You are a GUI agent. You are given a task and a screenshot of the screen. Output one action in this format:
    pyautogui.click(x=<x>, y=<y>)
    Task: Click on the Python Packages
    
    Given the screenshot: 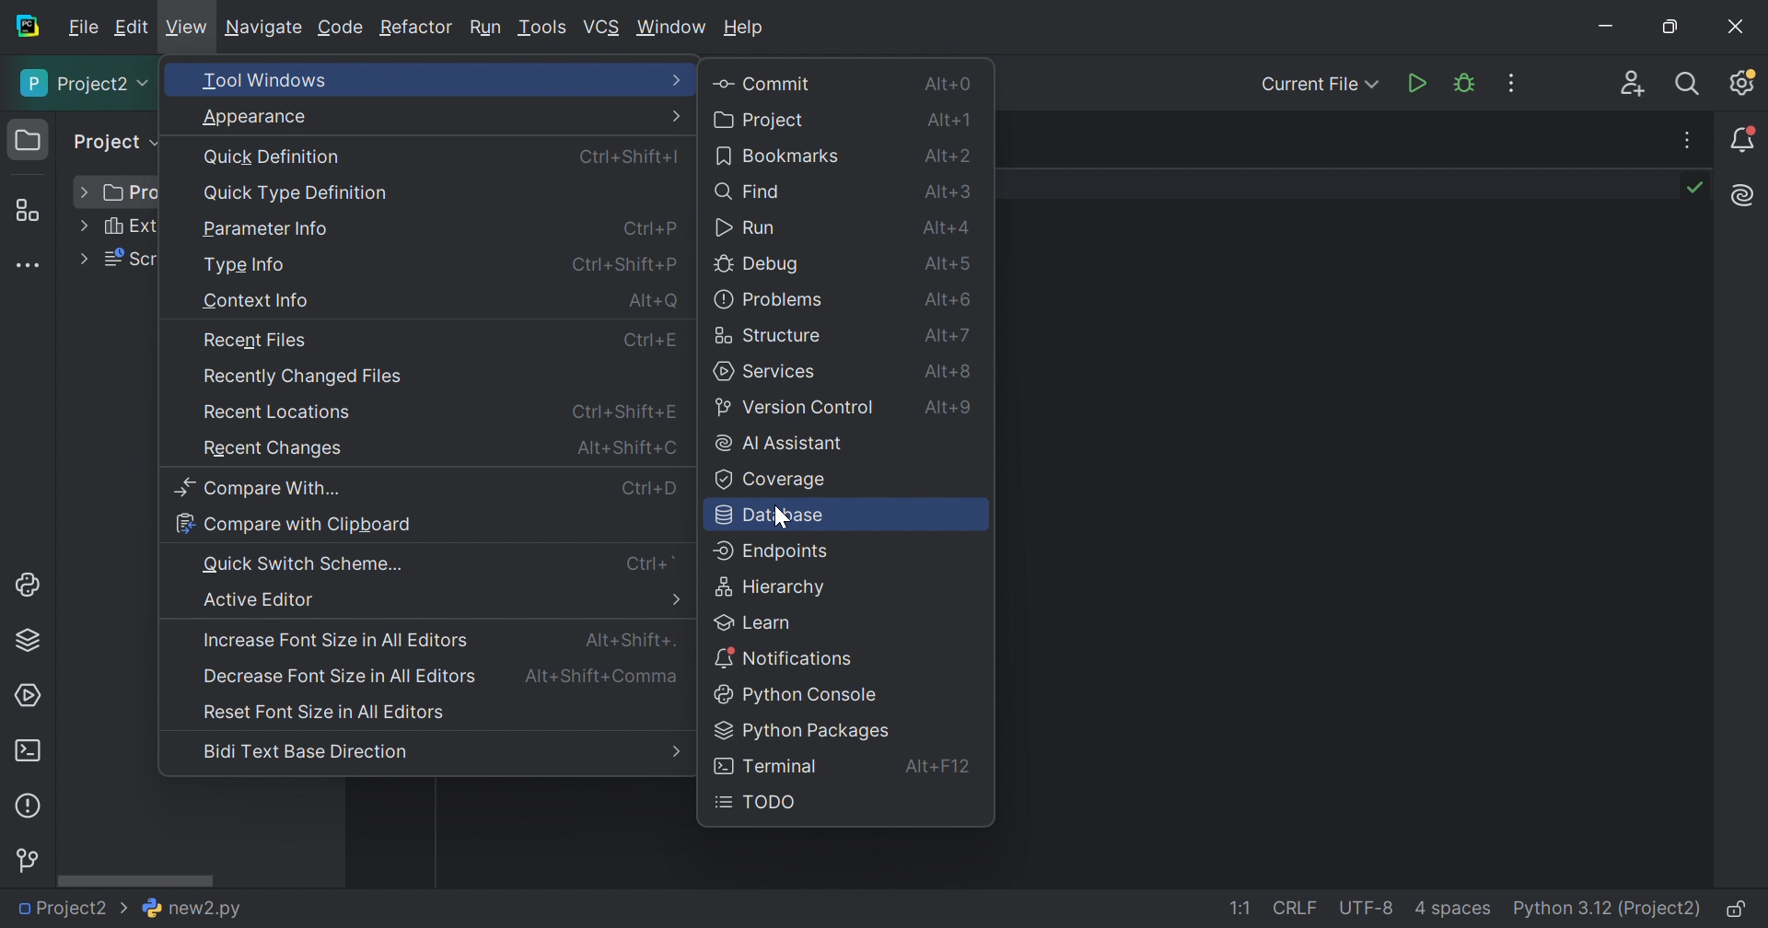 What is the action you would take?
    pyautogui.click(x=29, y=643)
    